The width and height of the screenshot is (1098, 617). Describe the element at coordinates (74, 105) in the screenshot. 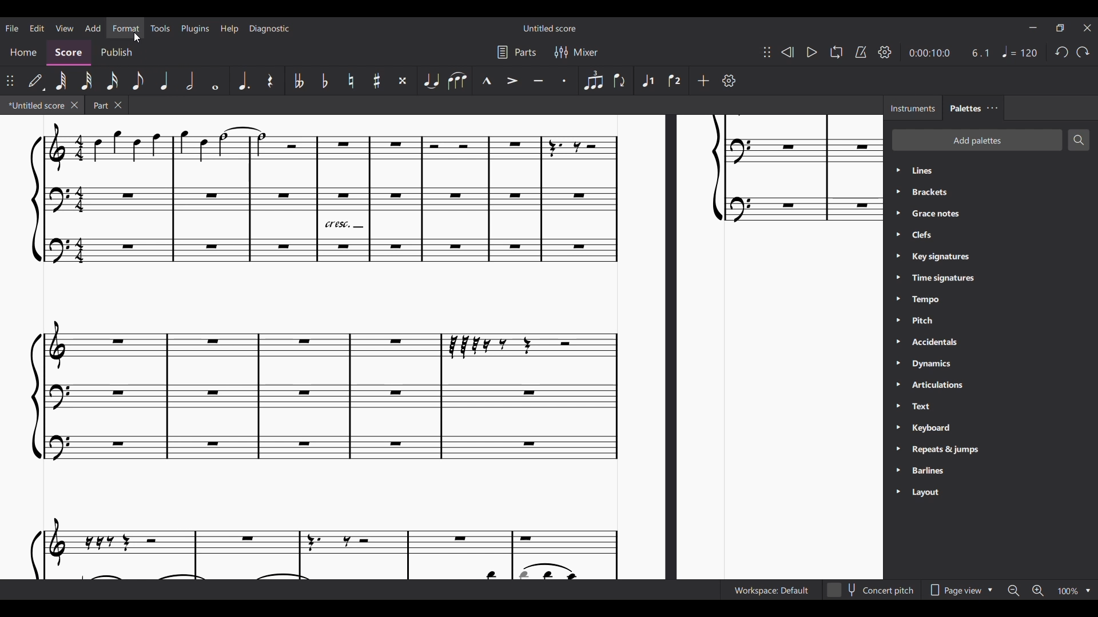

I see `Close current tab` at that location.